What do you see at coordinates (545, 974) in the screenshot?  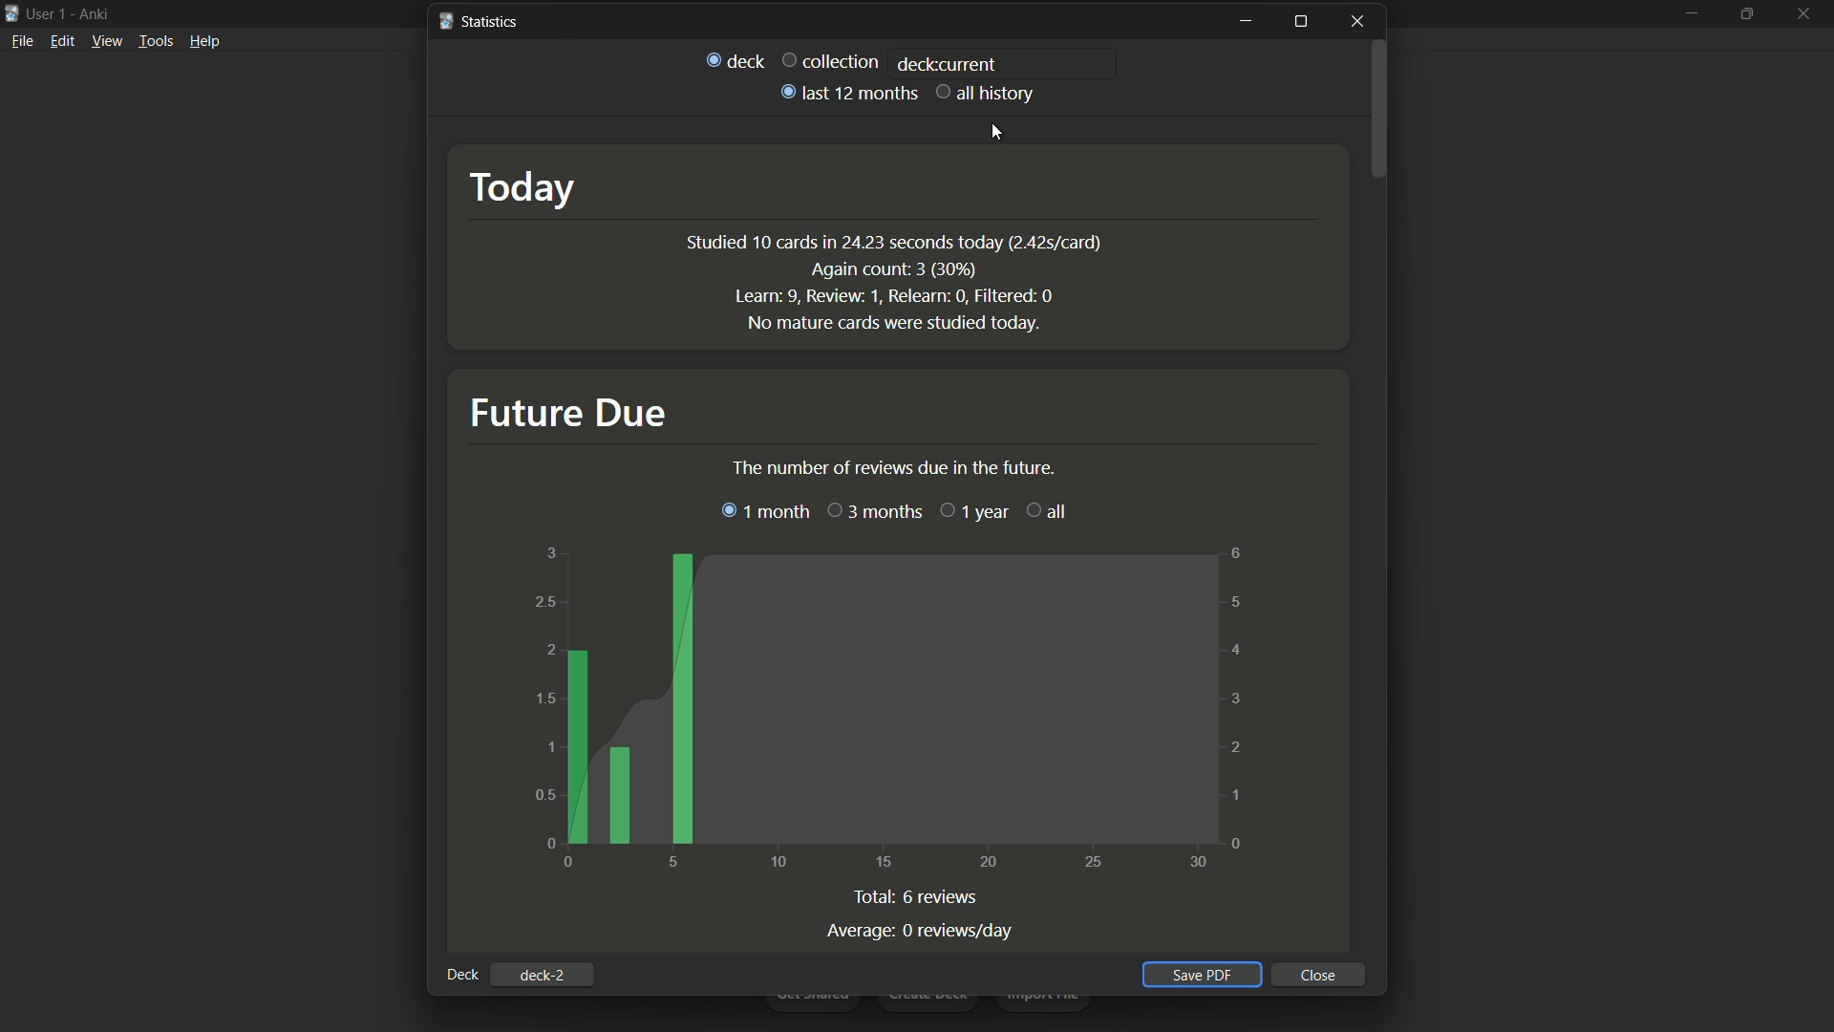 I see `Deck 2` at bounding box center [545, 974].